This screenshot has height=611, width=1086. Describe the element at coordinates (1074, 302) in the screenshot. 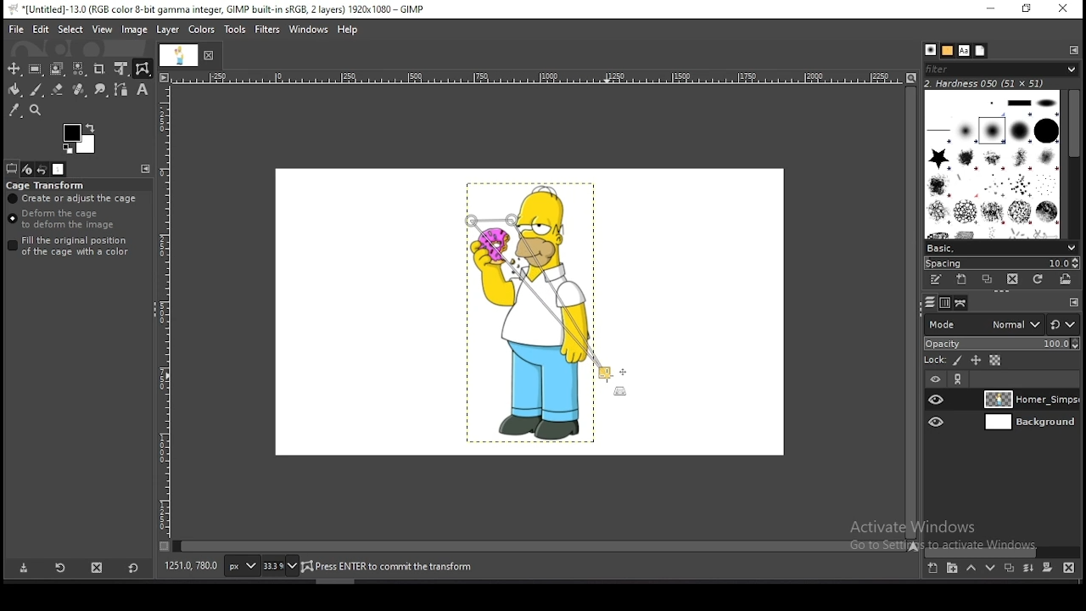

I see `configure this tab` at that location.